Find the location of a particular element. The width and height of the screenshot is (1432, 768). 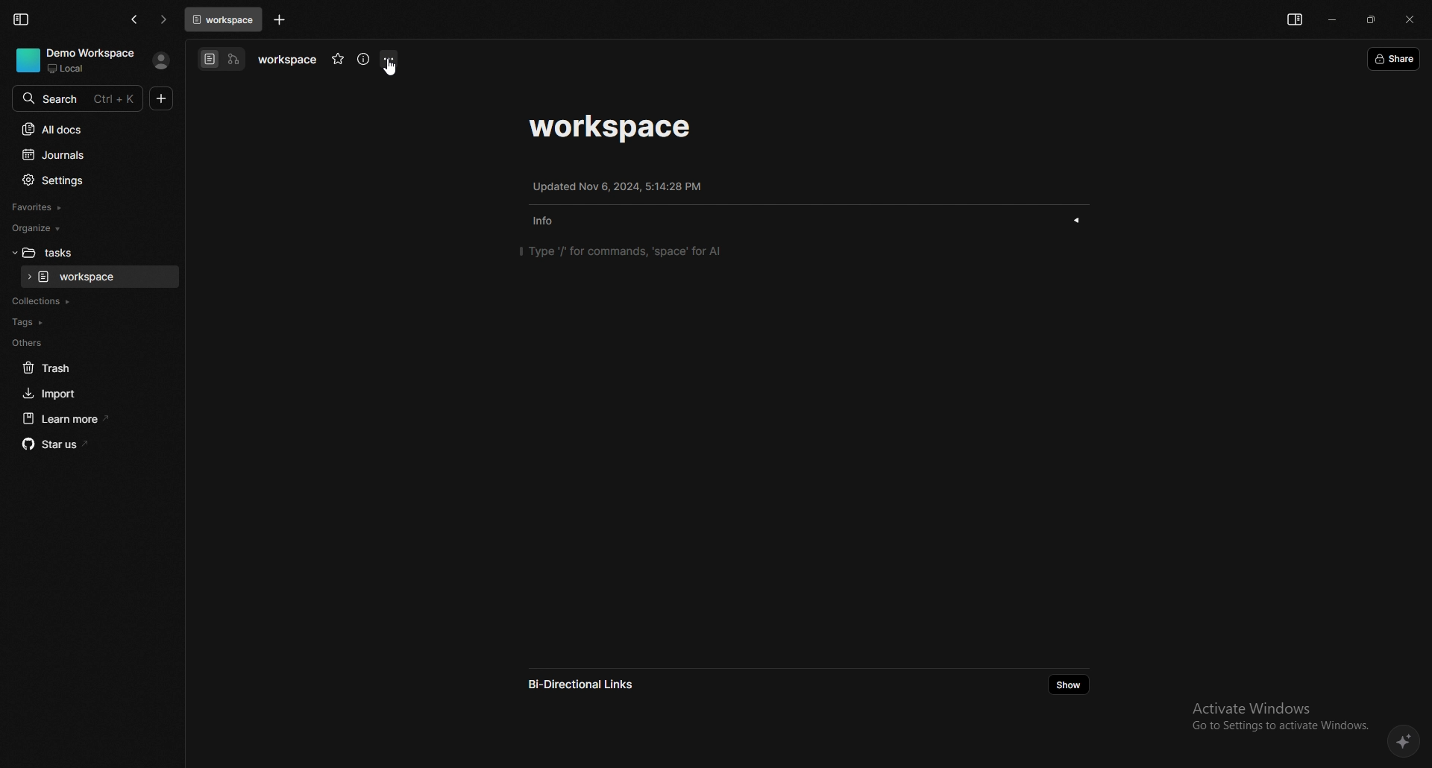

show is located at coordinates (1067, 684).